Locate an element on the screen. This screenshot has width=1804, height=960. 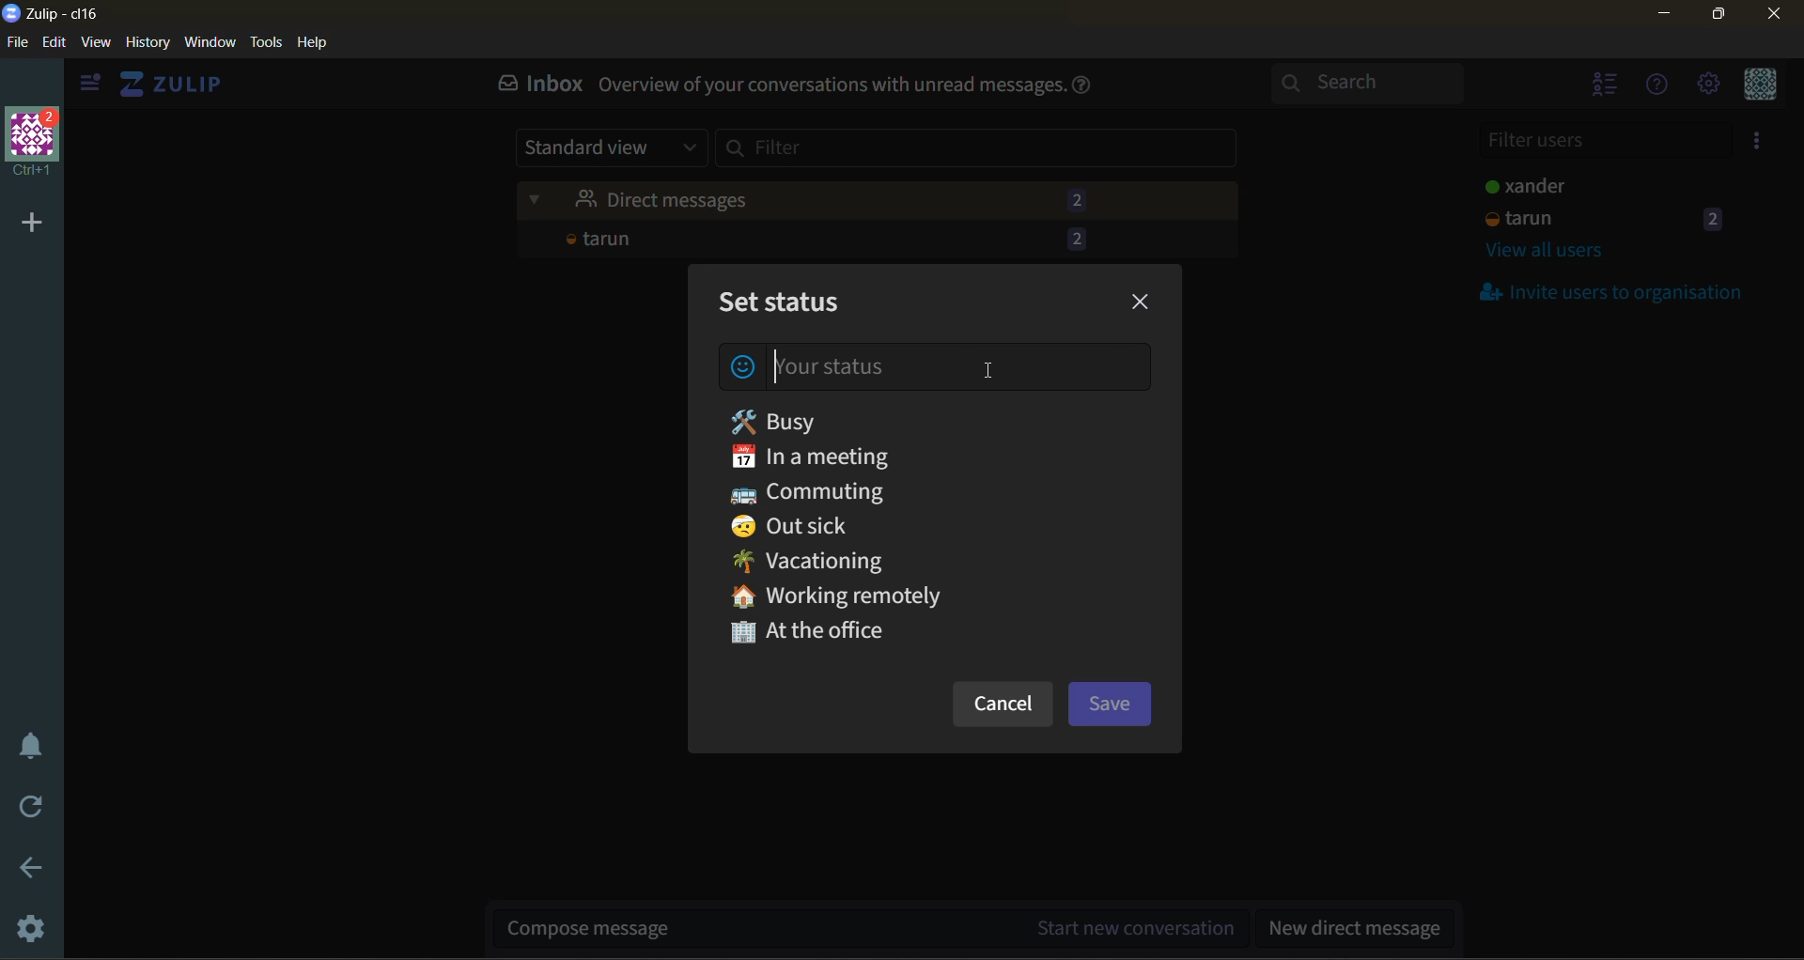
tarun is located at coordinates (866, 239).